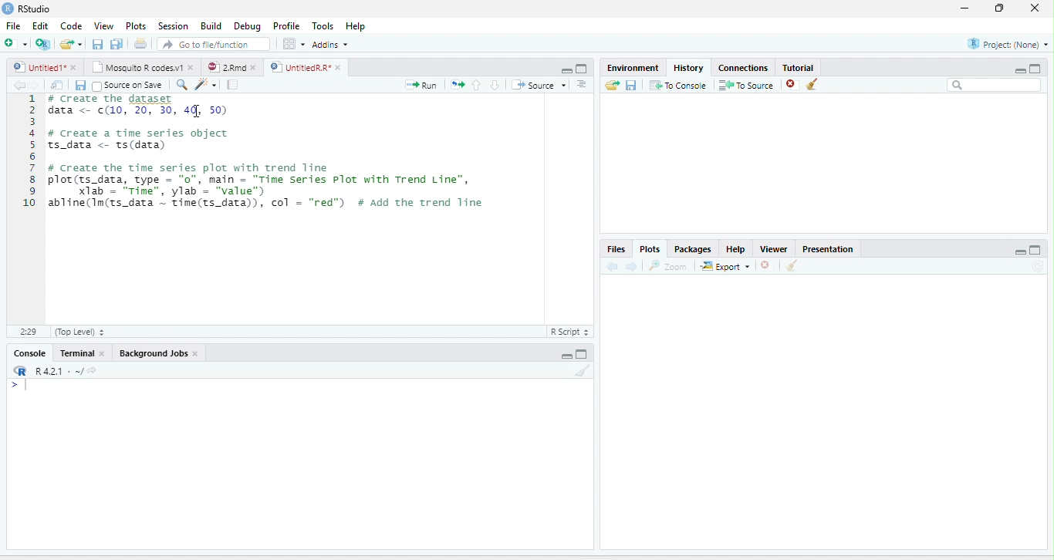  I want to click on History, so click(689, 67).